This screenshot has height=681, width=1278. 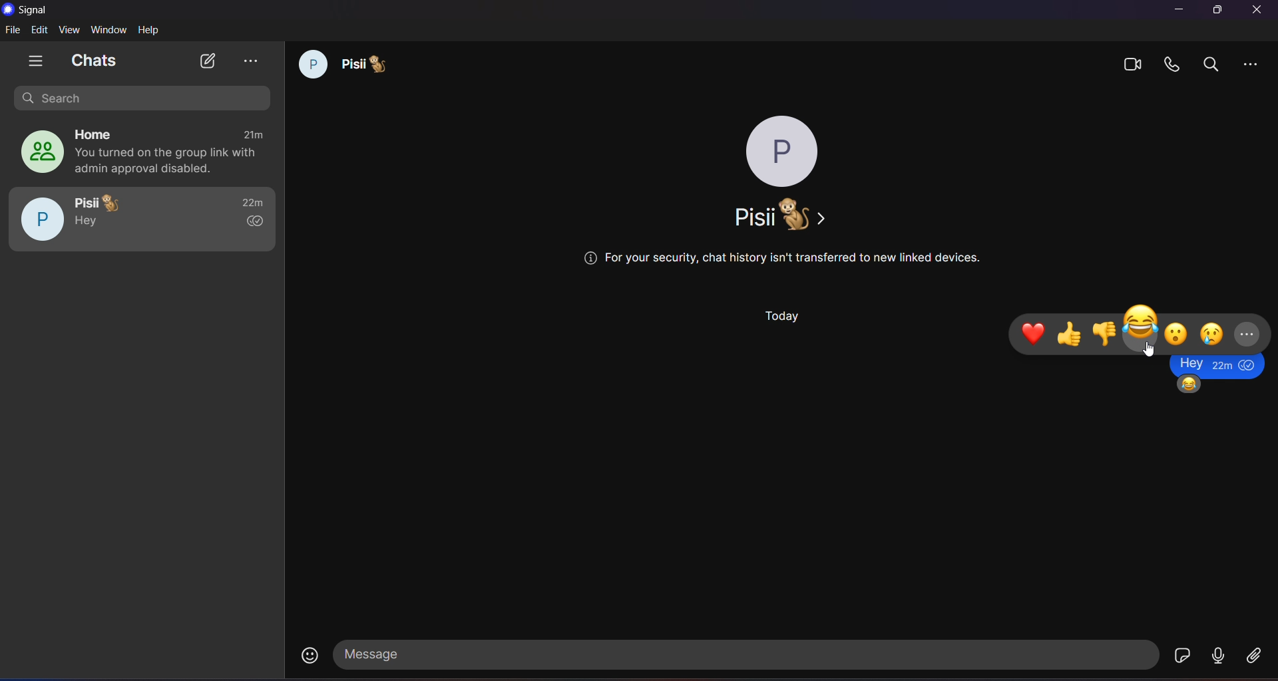 What do you see at coordinates (1149, 352) in the screenshot?
I see `Cursor` at bounding box center [1149, 352].